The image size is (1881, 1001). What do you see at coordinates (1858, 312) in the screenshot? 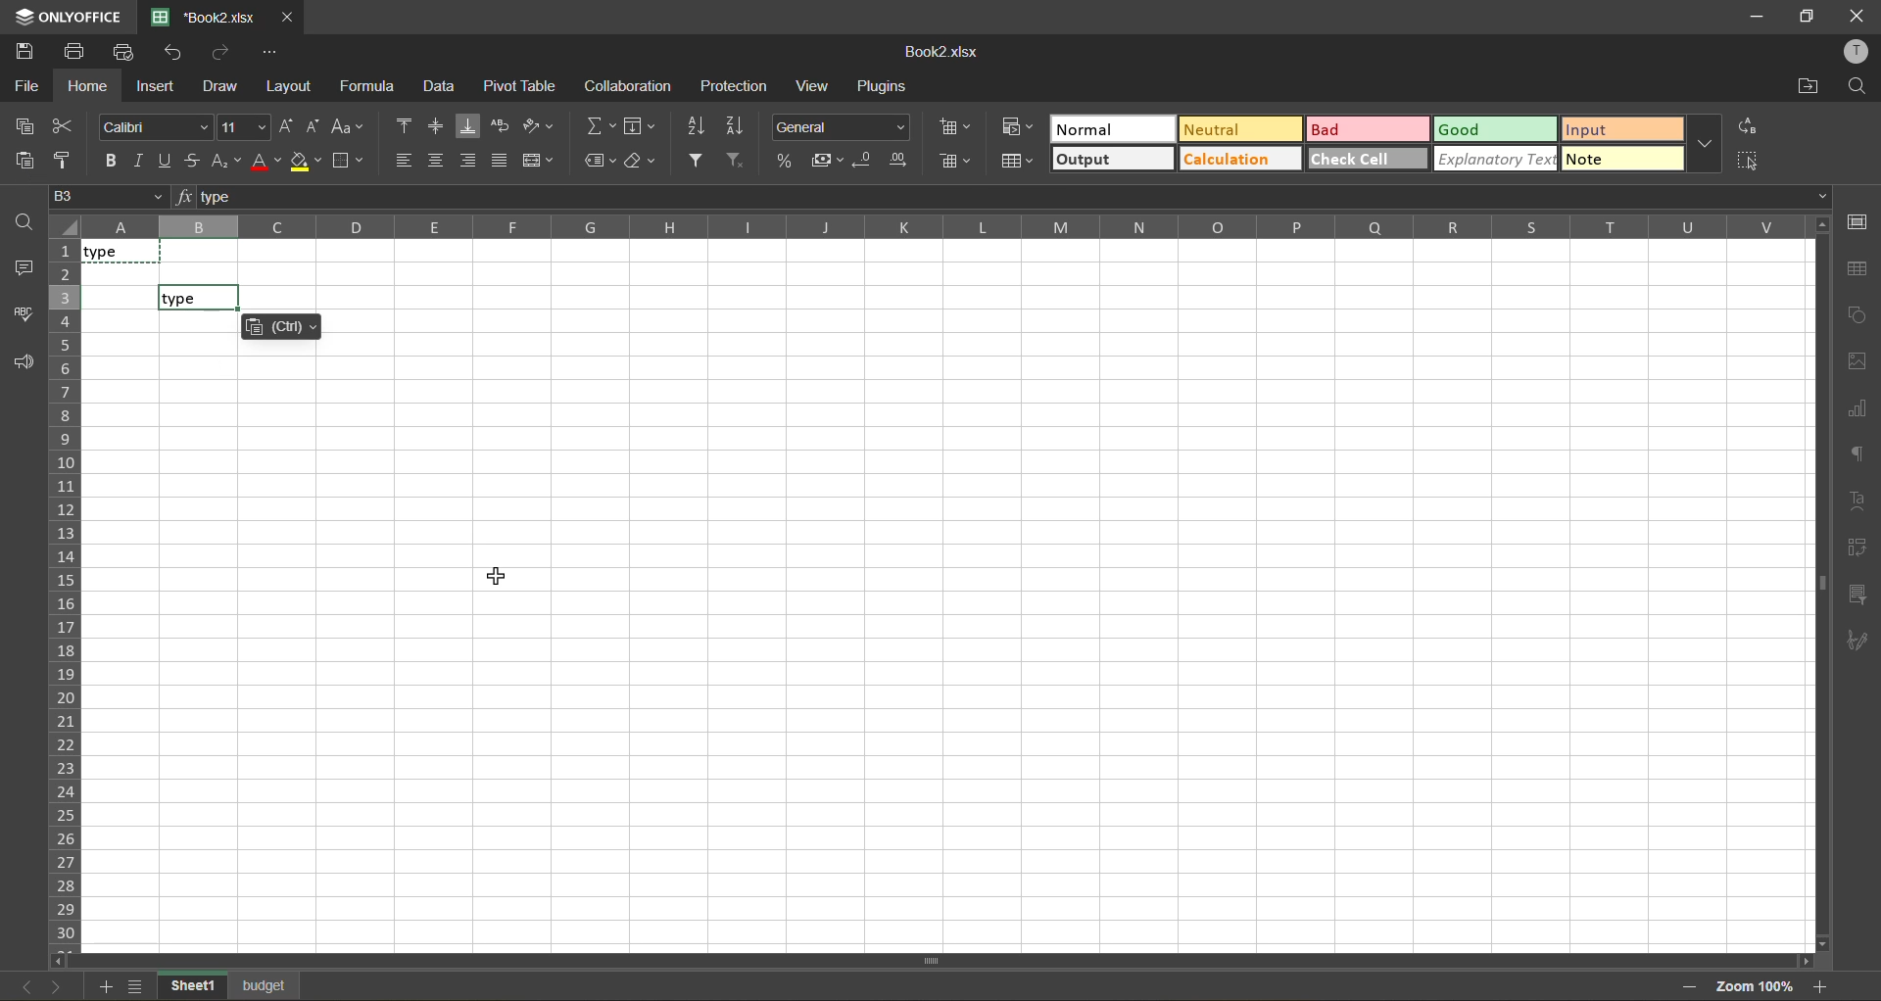
I see `shapes` at bounding box center [1858, 312].